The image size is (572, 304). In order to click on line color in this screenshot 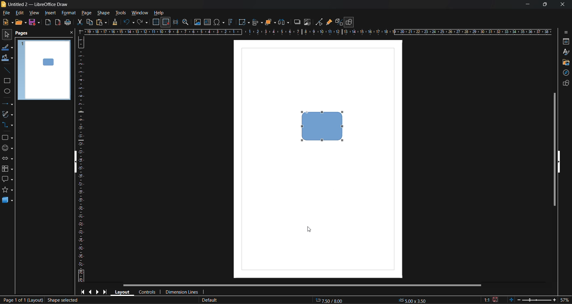, I will do `click(7, 48)`.